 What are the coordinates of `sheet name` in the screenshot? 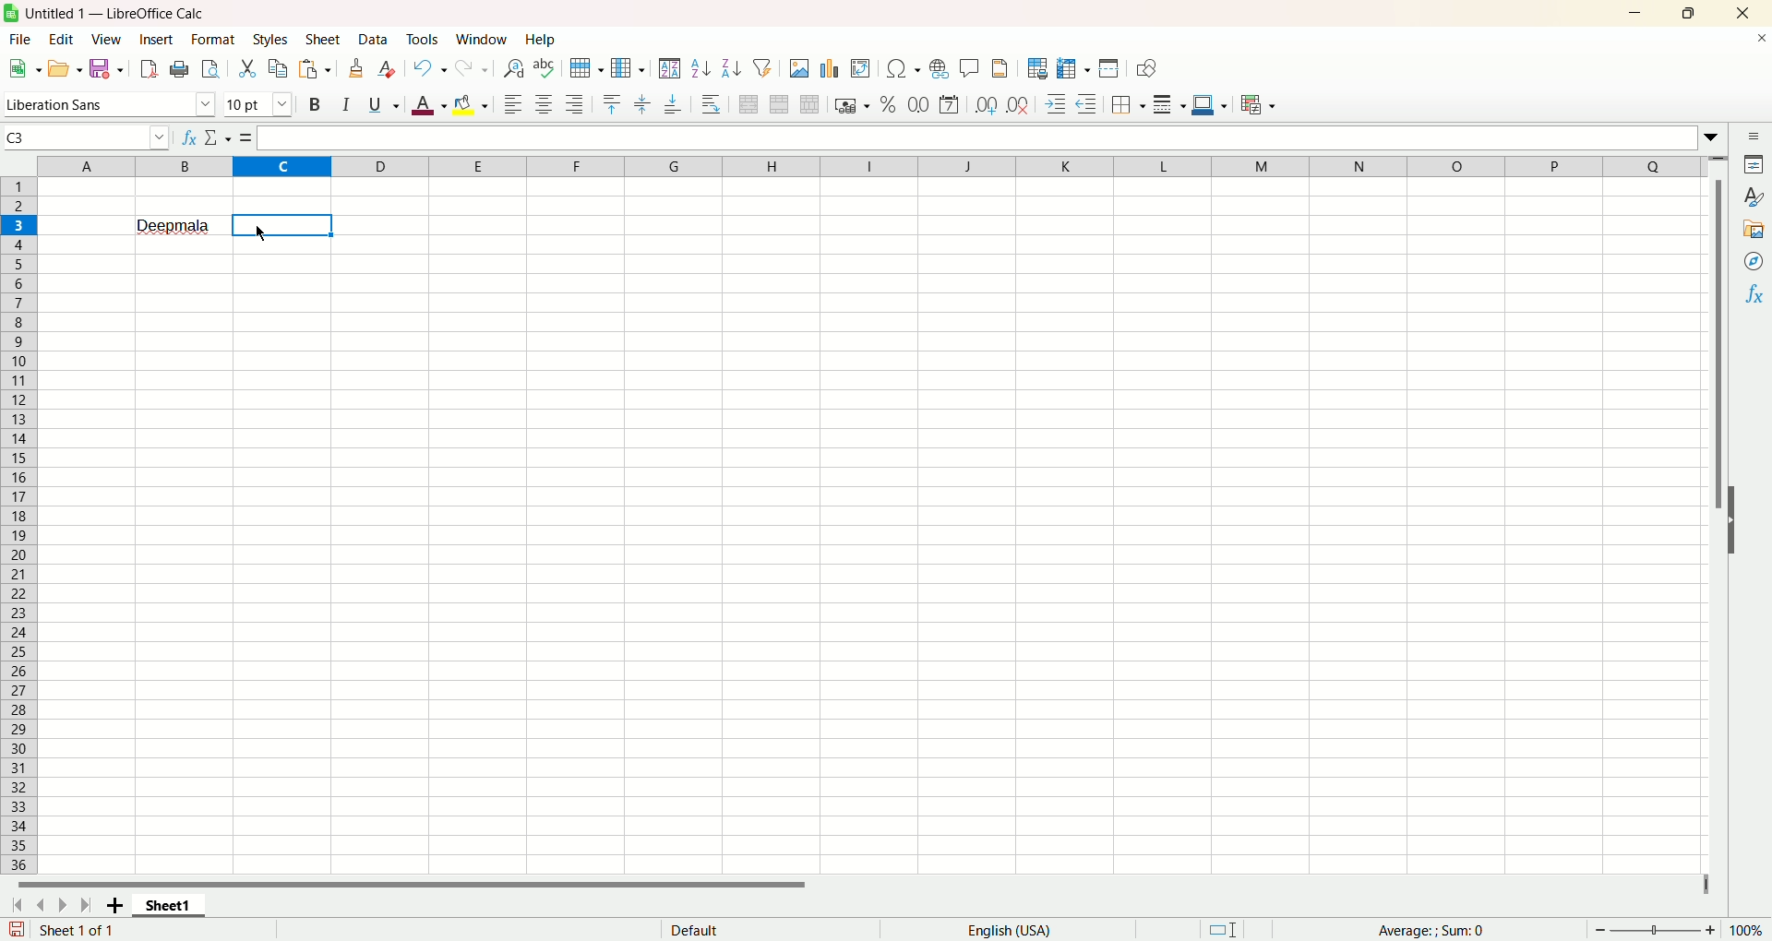 It's located at (167, 910).